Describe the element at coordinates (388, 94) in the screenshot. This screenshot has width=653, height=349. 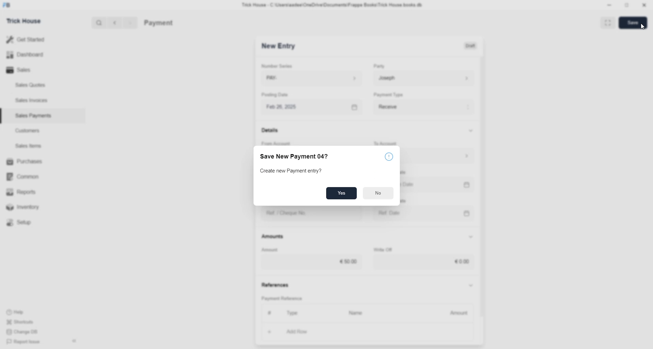
I see `Payment Type` at that location.